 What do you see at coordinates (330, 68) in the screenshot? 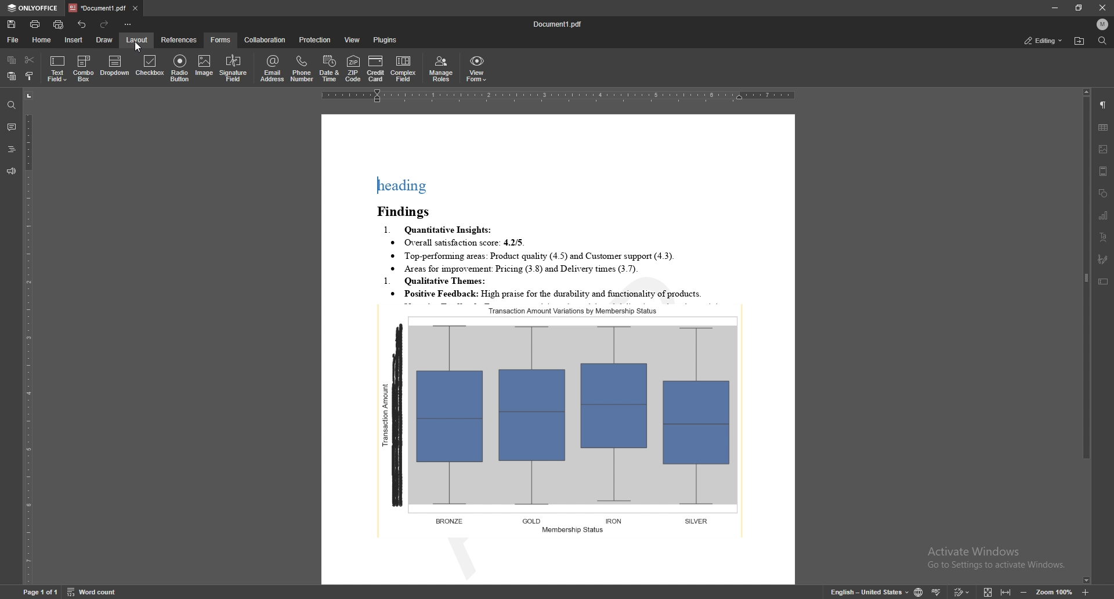
I see `date and time` at bounding box center [330, 68].